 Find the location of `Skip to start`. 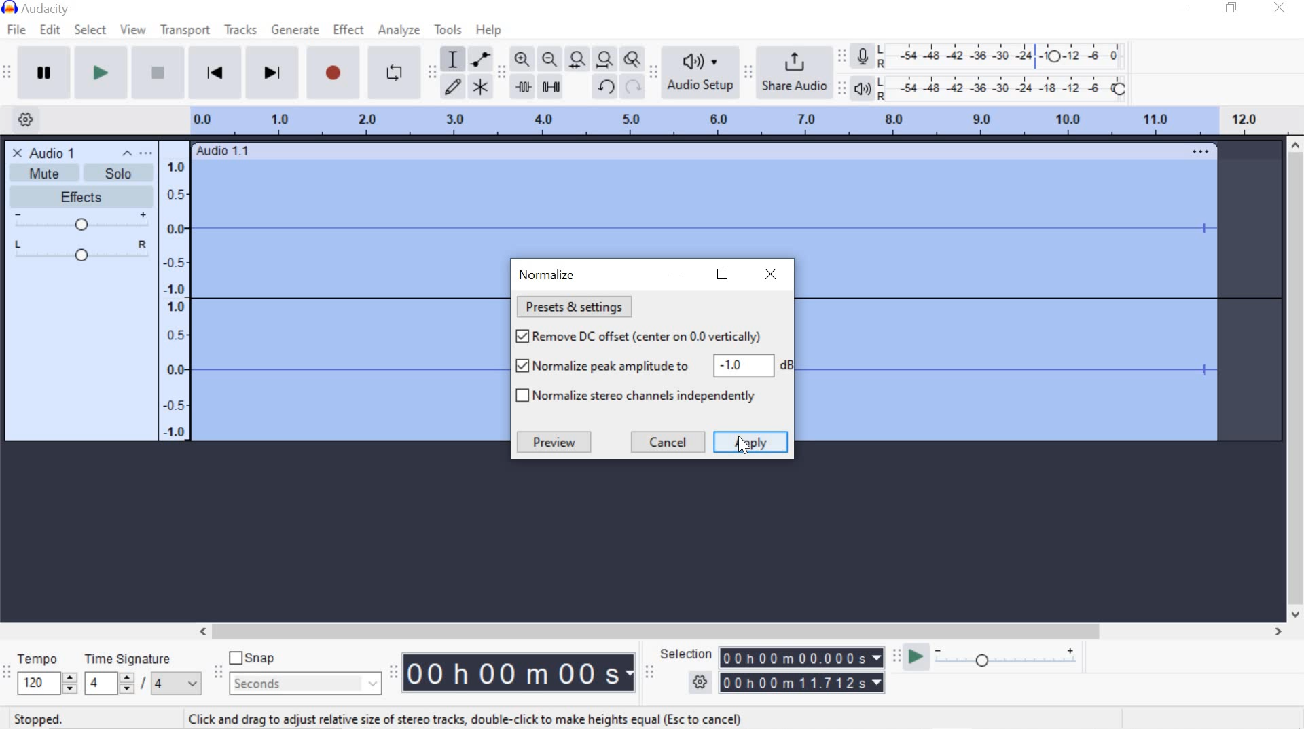

Skip to start is located at coordinates (216, 73).